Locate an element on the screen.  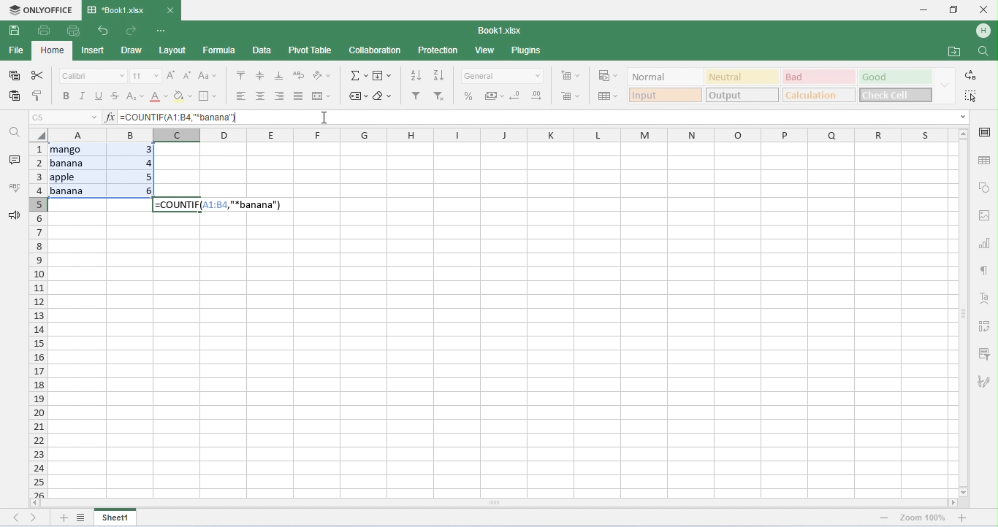
paragraph settings is located at coordinates (987, 271).